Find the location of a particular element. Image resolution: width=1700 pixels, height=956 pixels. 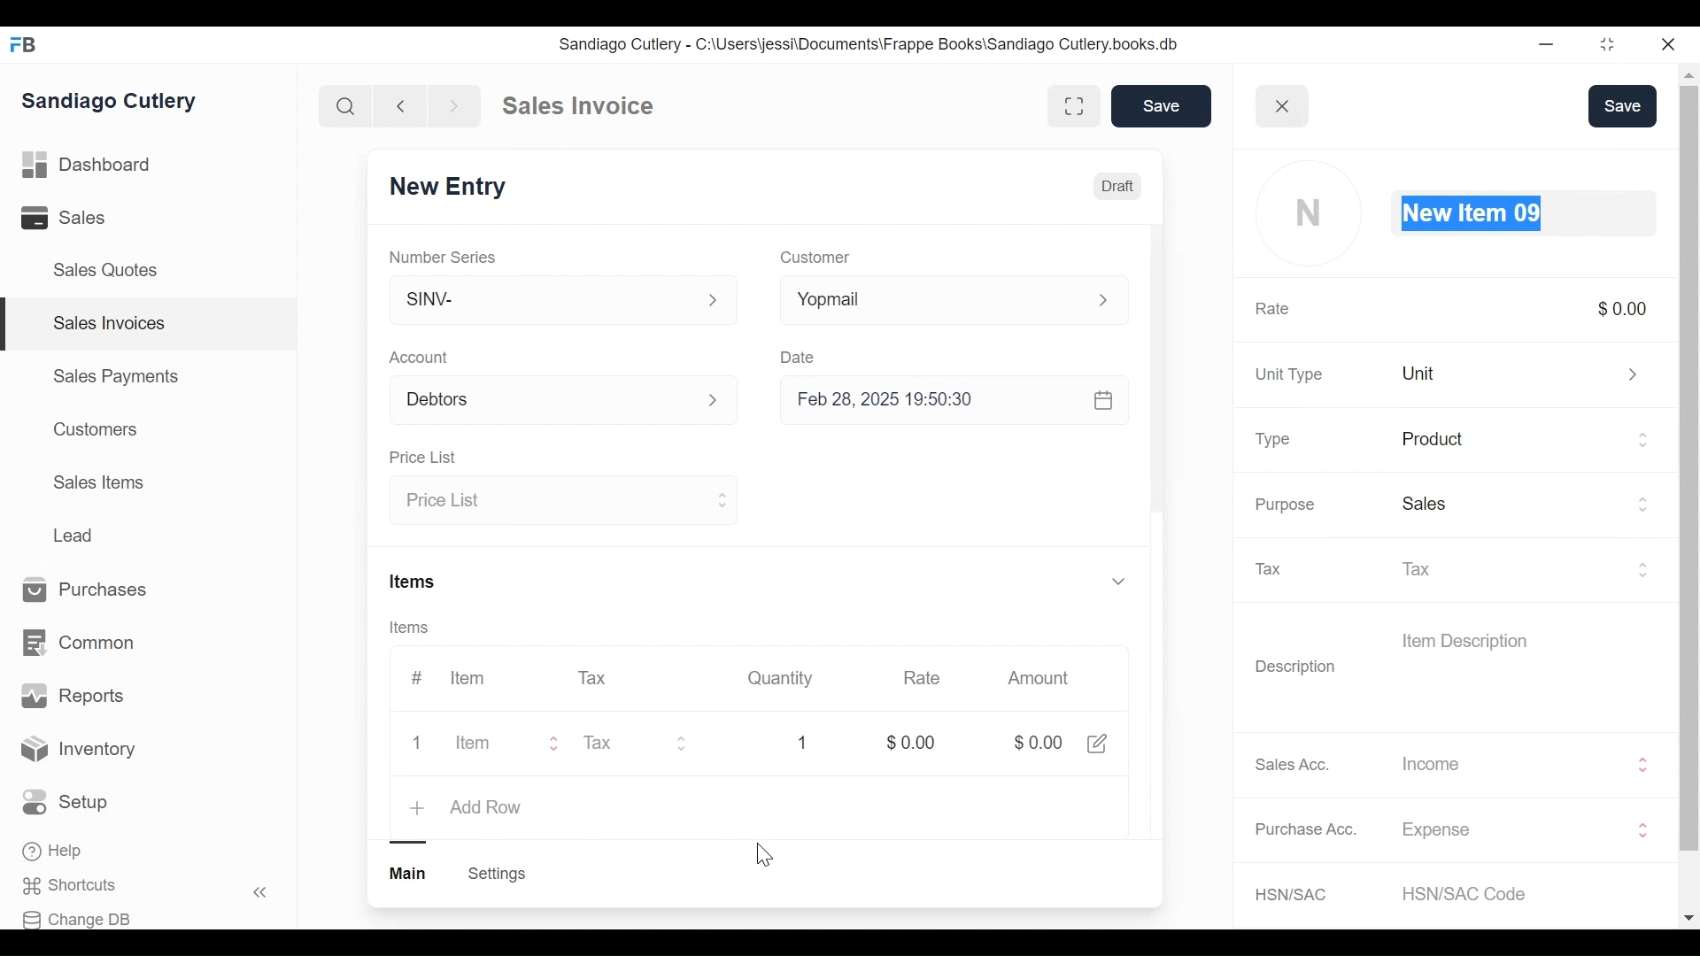

search is located at coordinates (346, 107).